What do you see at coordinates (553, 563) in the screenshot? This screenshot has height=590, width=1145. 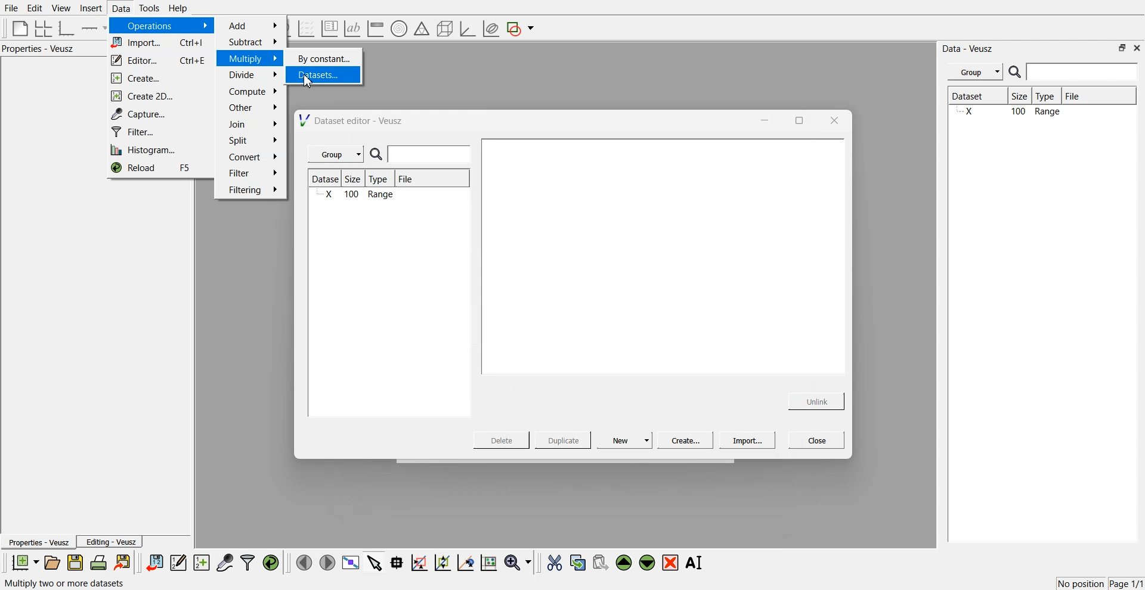 I see `cut the selected widgets` at bounding box center [553, 563].